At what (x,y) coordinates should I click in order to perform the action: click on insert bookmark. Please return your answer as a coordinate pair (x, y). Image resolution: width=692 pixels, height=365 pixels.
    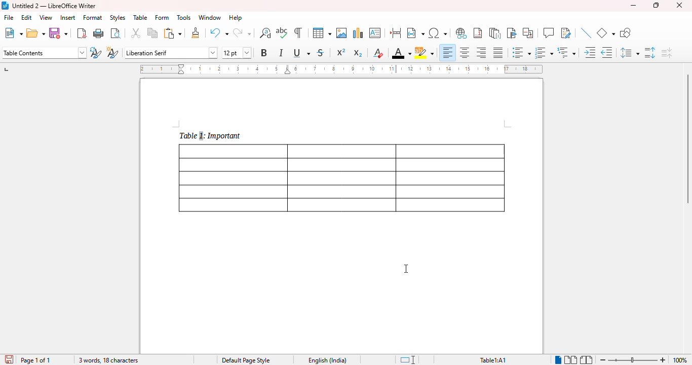
    Looking at the image, I should click on (512, 33).